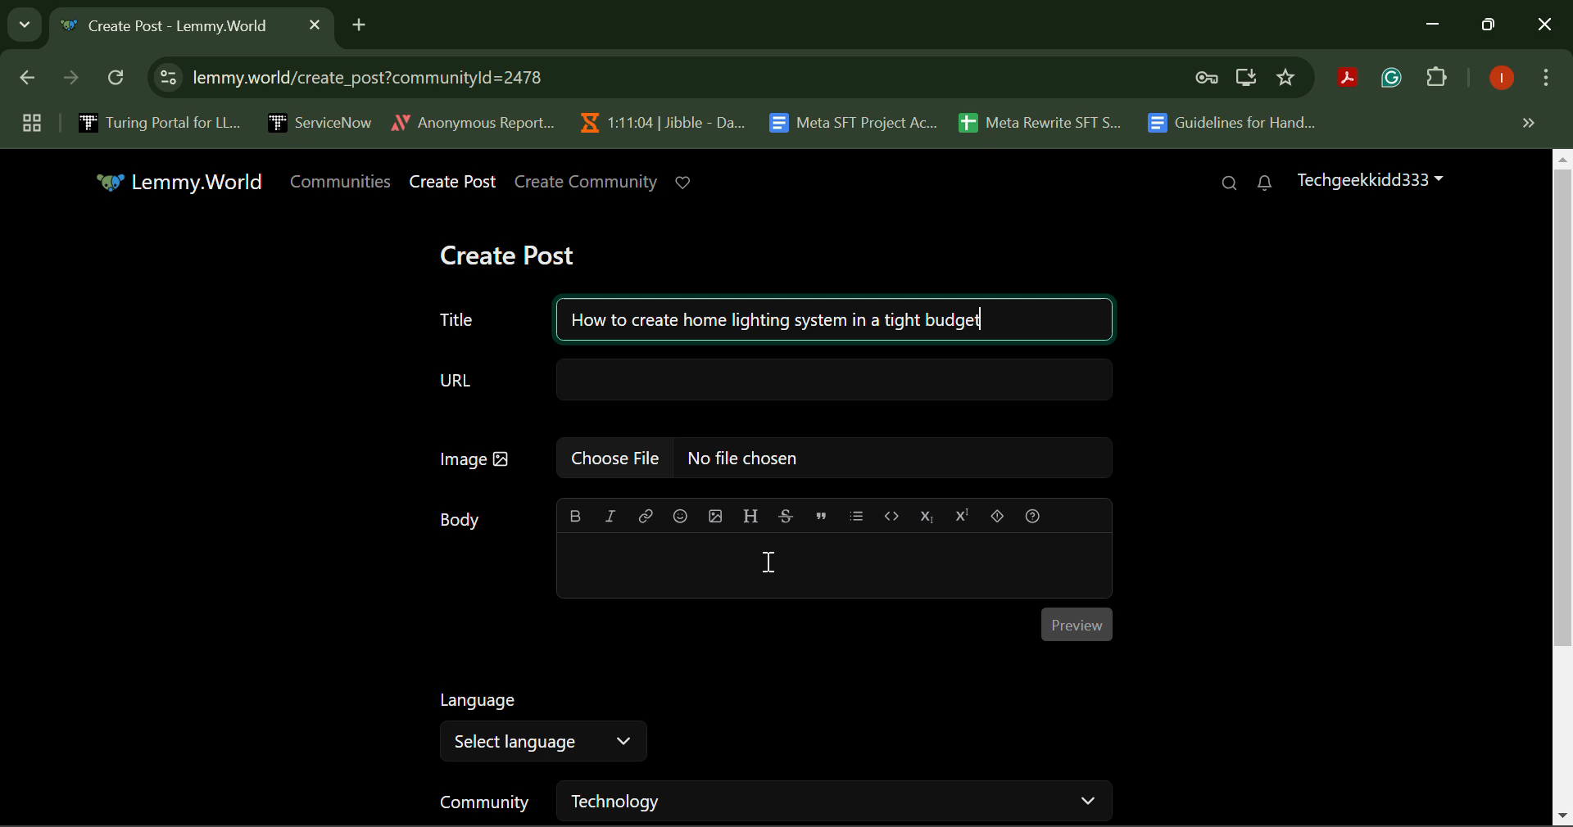 This screenshot has width=1573, height=827. Describe the element at coordinates (507, 253) in the screenshot. I see `Create Post Heading ` at that location.